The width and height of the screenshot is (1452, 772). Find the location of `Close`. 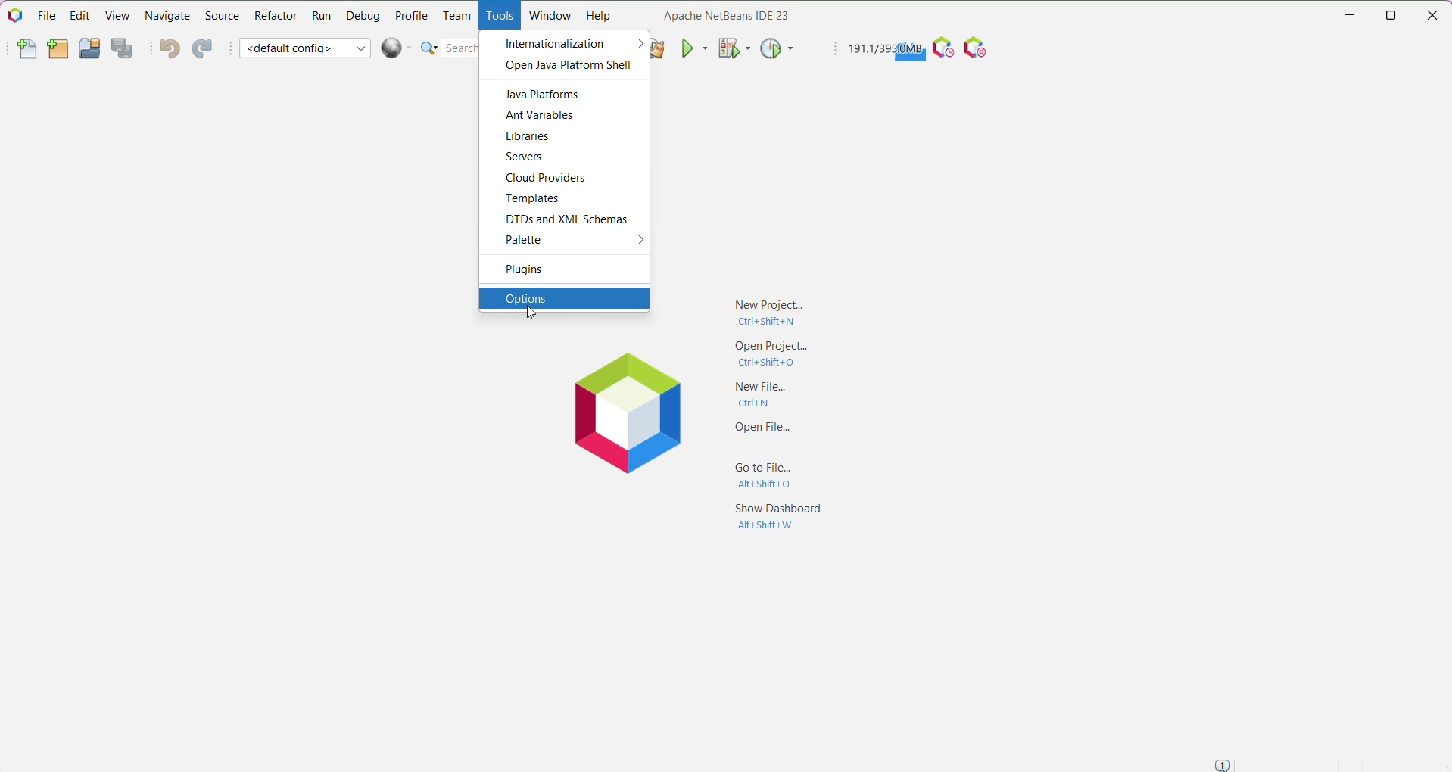

Close is located at coordinates (1435, 16).